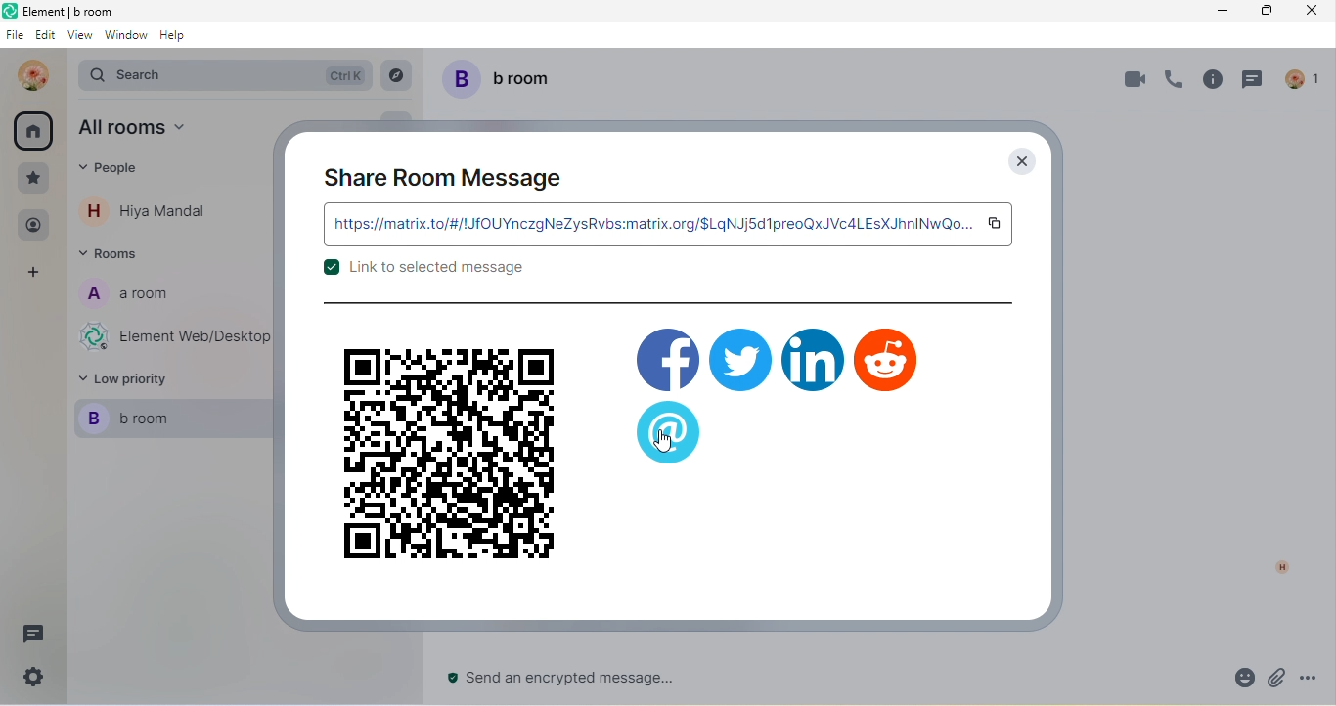 This screenshot has height=706, width=1336. Describe the element at coordinates (46, 37) in the screenshot. I see `edit` at that location.